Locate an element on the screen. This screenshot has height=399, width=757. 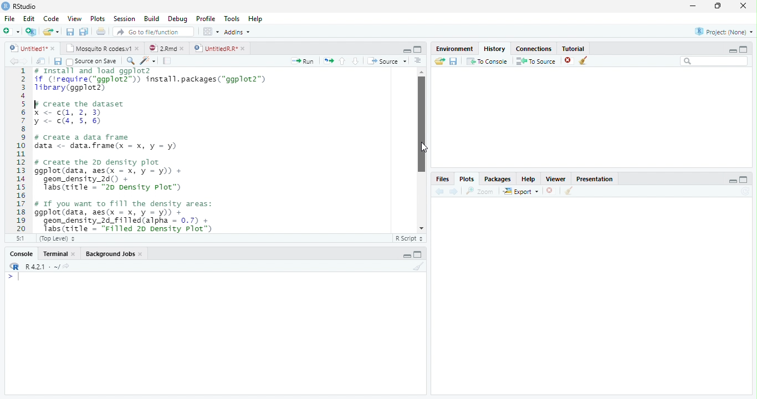
next is located at coordinates (29, 62).